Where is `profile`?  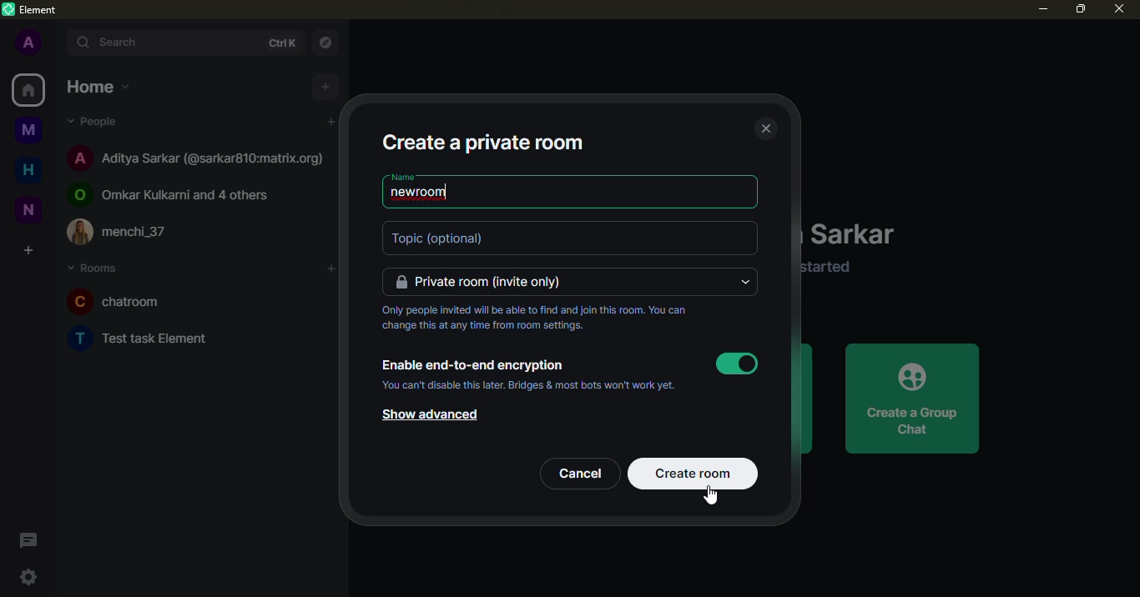 profile is located at coordinates (31, 44).